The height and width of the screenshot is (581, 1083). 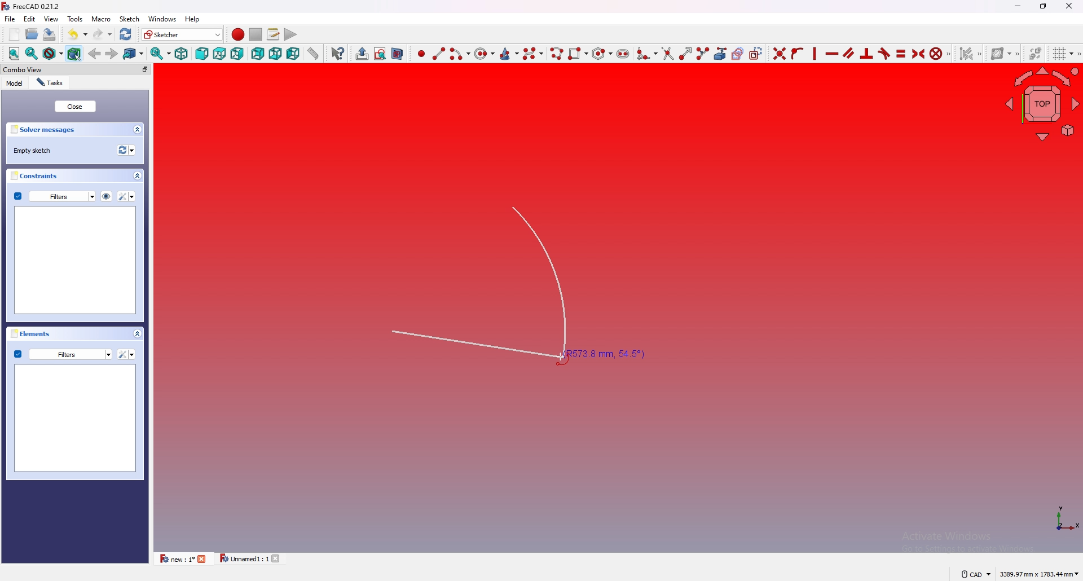 What do you see at coordinates (33, 333) in the screenshot?
I see `elements` at bounding box center [33, 333].